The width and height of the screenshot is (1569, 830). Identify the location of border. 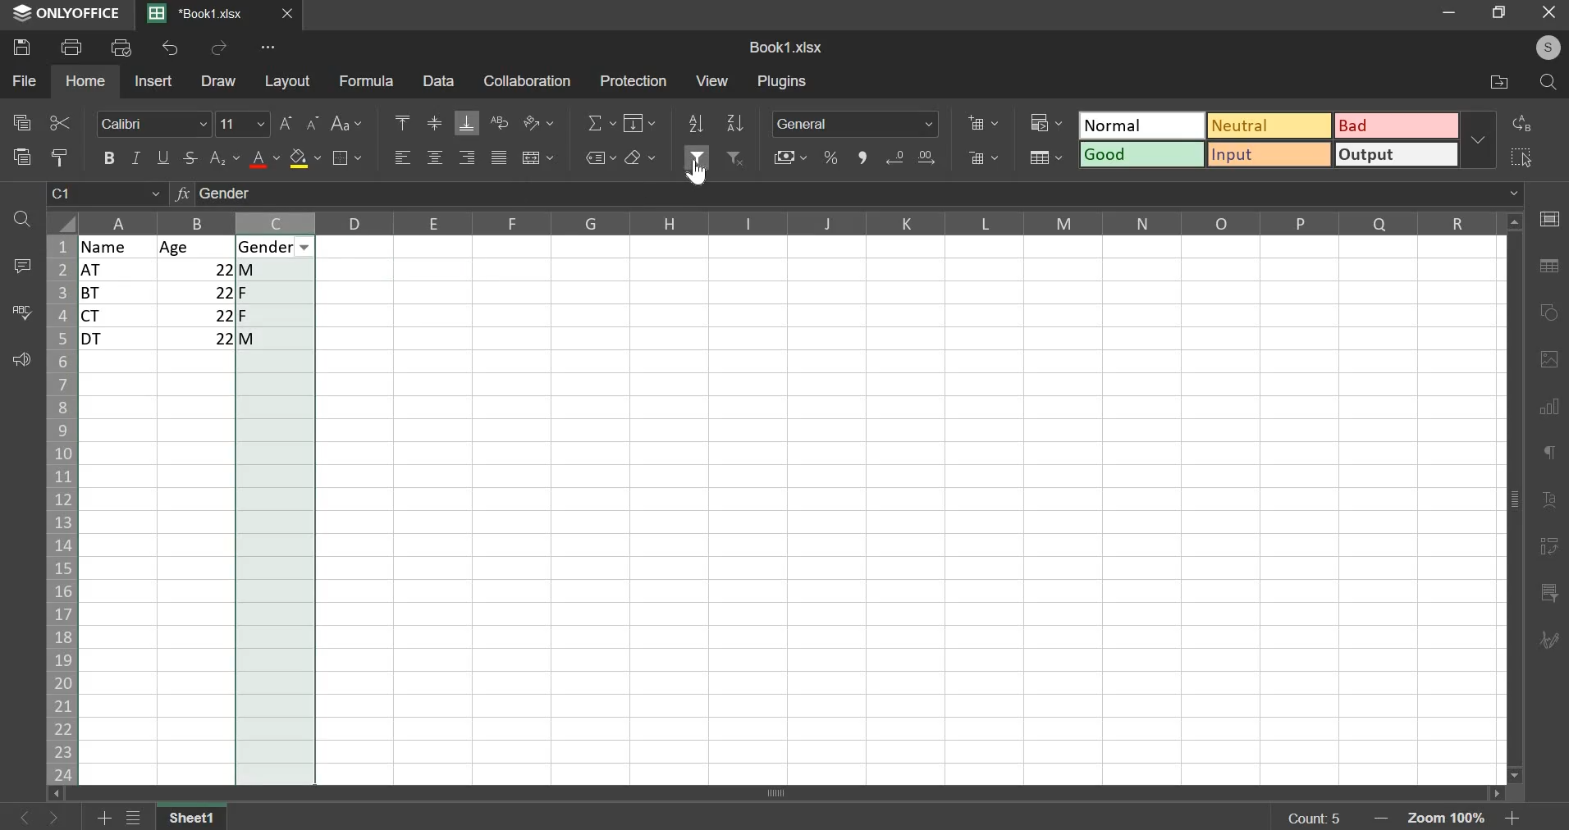
(350, 159).